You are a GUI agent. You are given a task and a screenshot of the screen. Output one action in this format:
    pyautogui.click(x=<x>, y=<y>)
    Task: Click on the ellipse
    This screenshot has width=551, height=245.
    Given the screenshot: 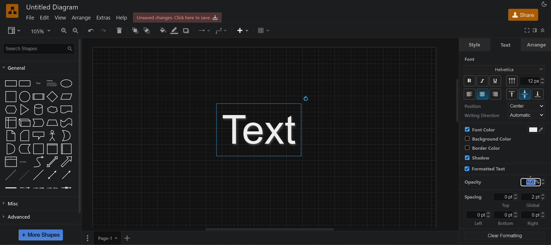 What is the action you would take?
    pyautogui.click(x=67, y=83)
    